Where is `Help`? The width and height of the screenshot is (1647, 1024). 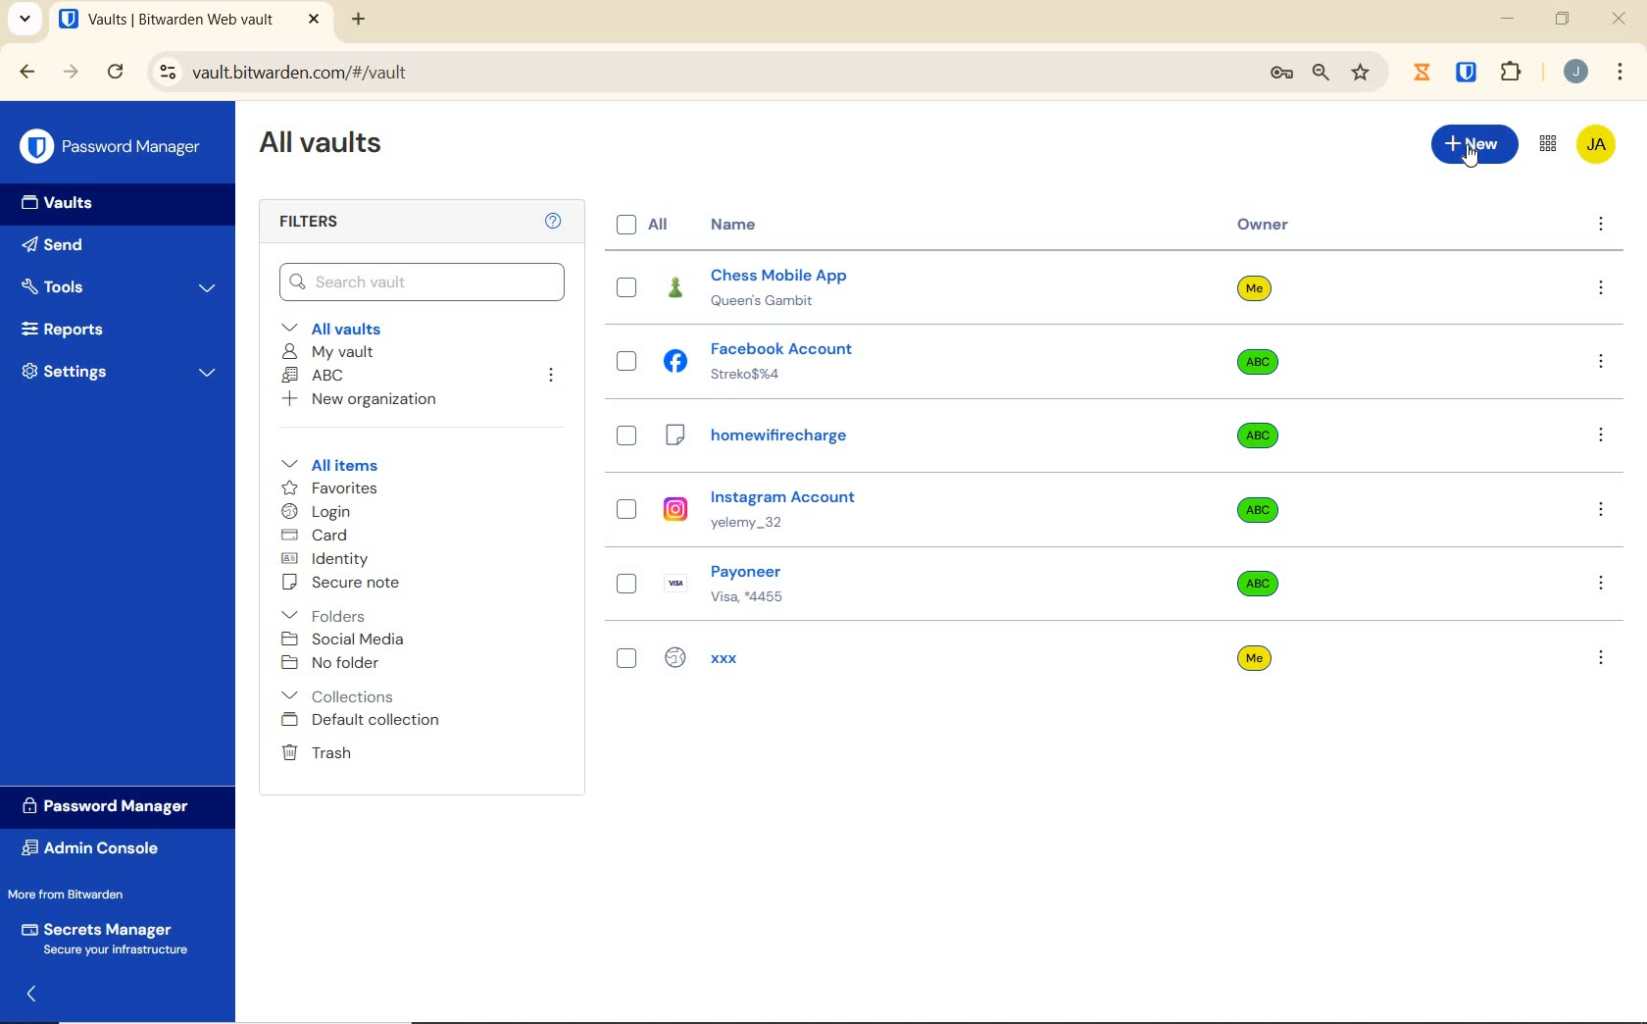
Help is located at coordinates (551, 222).